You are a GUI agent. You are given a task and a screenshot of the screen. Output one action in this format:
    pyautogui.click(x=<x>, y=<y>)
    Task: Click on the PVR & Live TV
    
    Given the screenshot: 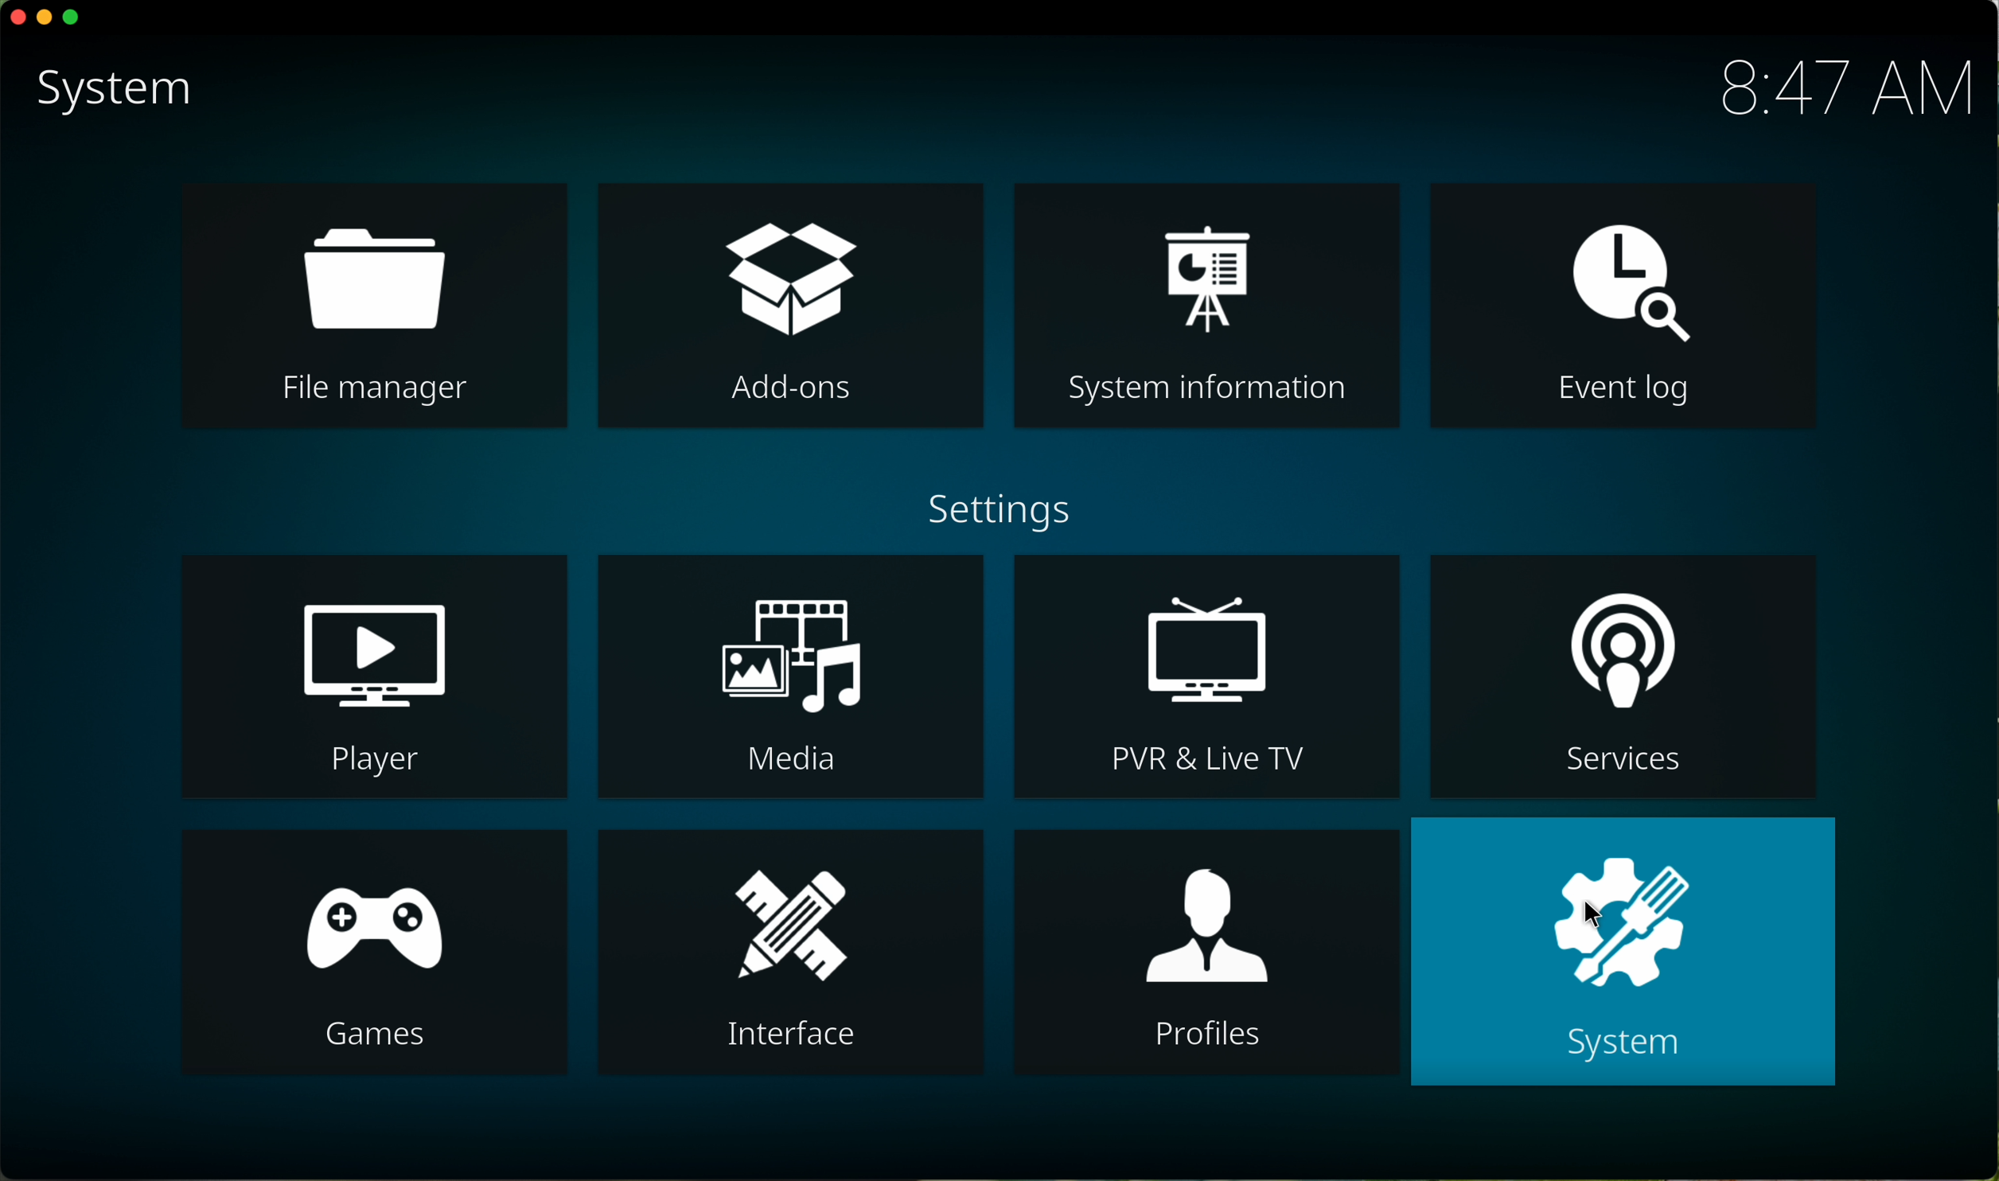 What is the action you would take?
    pyautogui.click(x=1206, y=674)
    